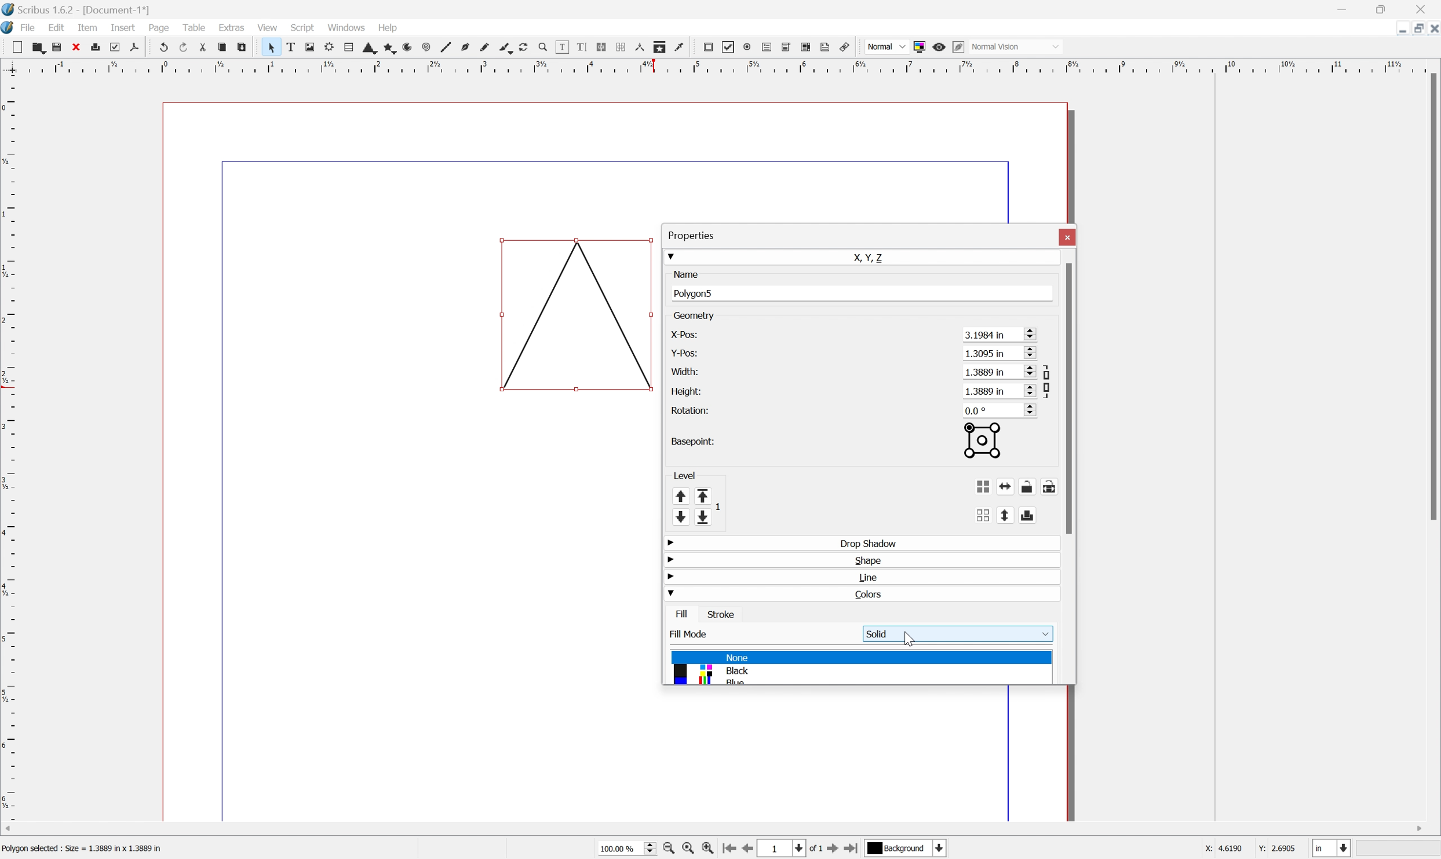 The width and height of the screenshot is (1441, 859). Describe the element at coordinates (729, 849) in the screenshot. I see `Go to first page` at that location.